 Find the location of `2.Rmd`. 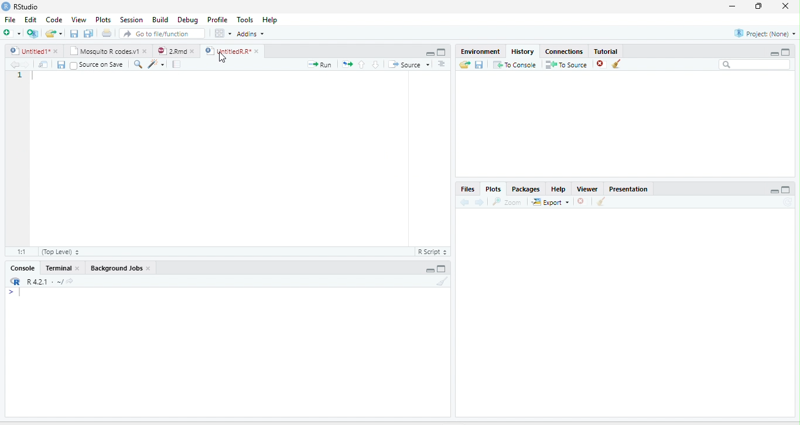

2.Rmd is located at coordinates (170, 51).